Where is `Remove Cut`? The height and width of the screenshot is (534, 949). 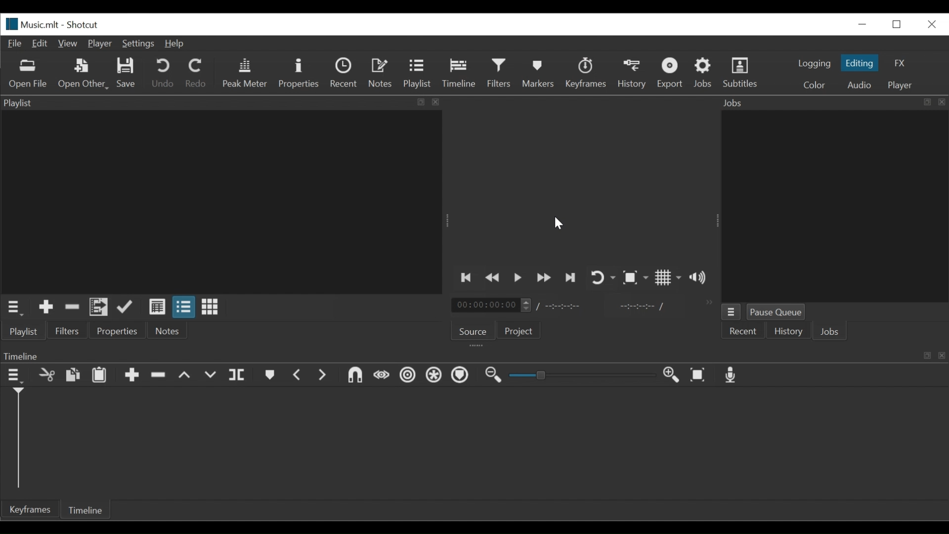
Remove Cut is located at coordinates (72, 308).